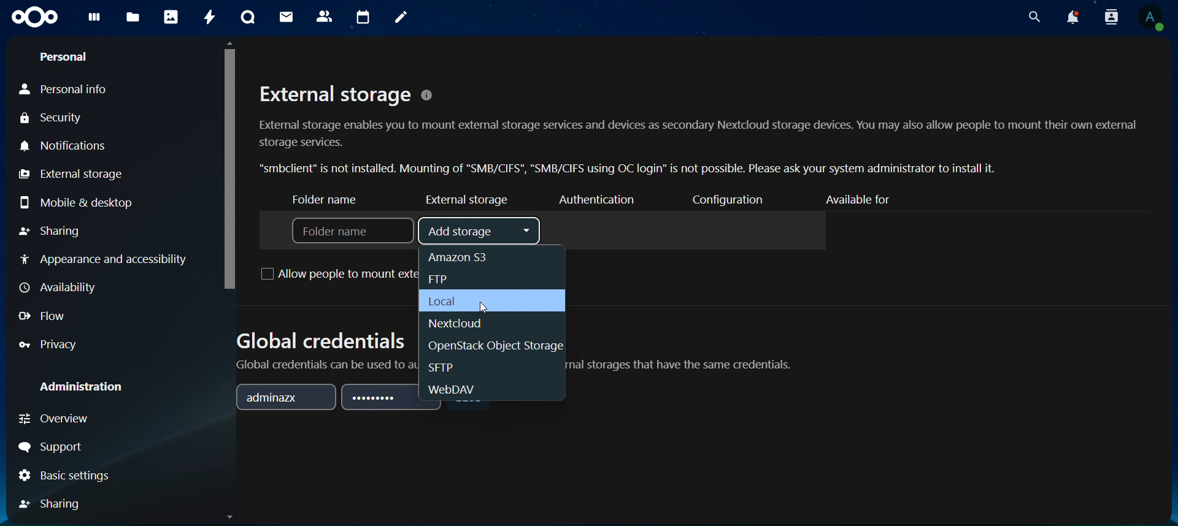 Image resolution: width=1178 pixels, height=526 pixels. I want to click on availiabilty, so click(61, 288).